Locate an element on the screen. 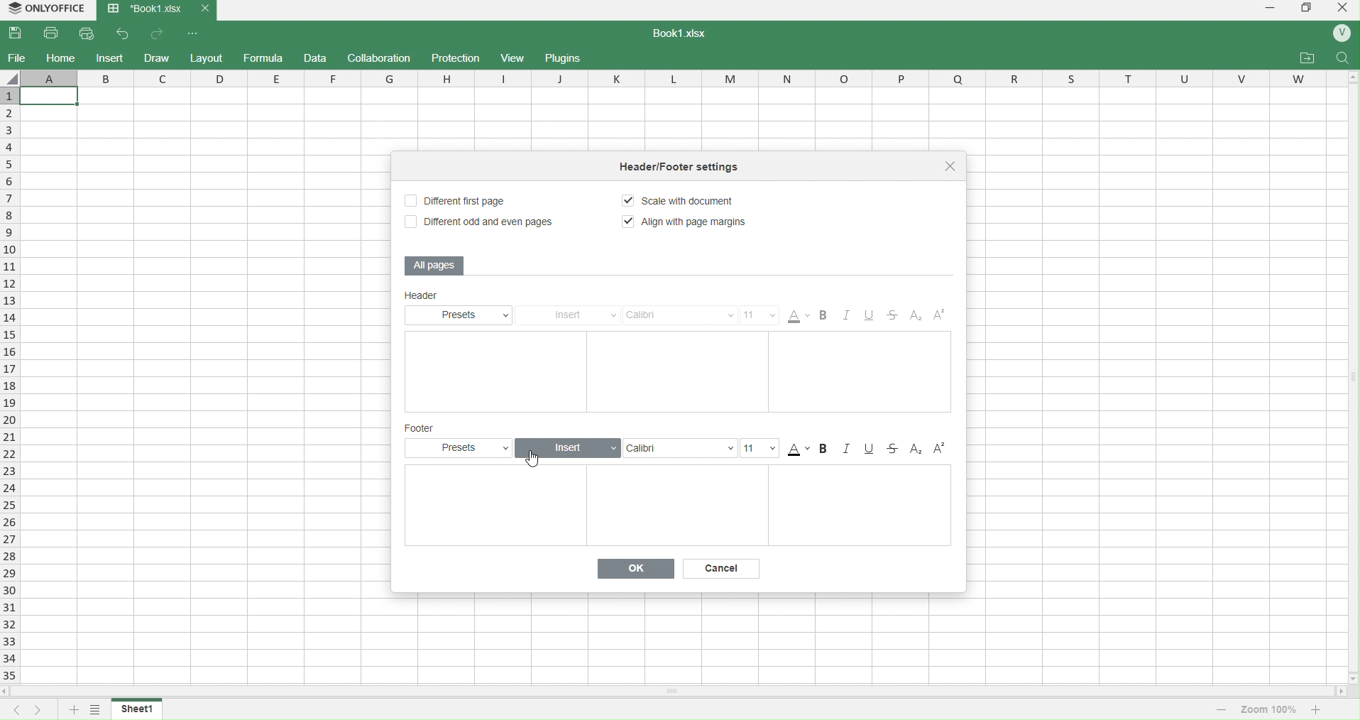  options is located at coordinates (194, 33).